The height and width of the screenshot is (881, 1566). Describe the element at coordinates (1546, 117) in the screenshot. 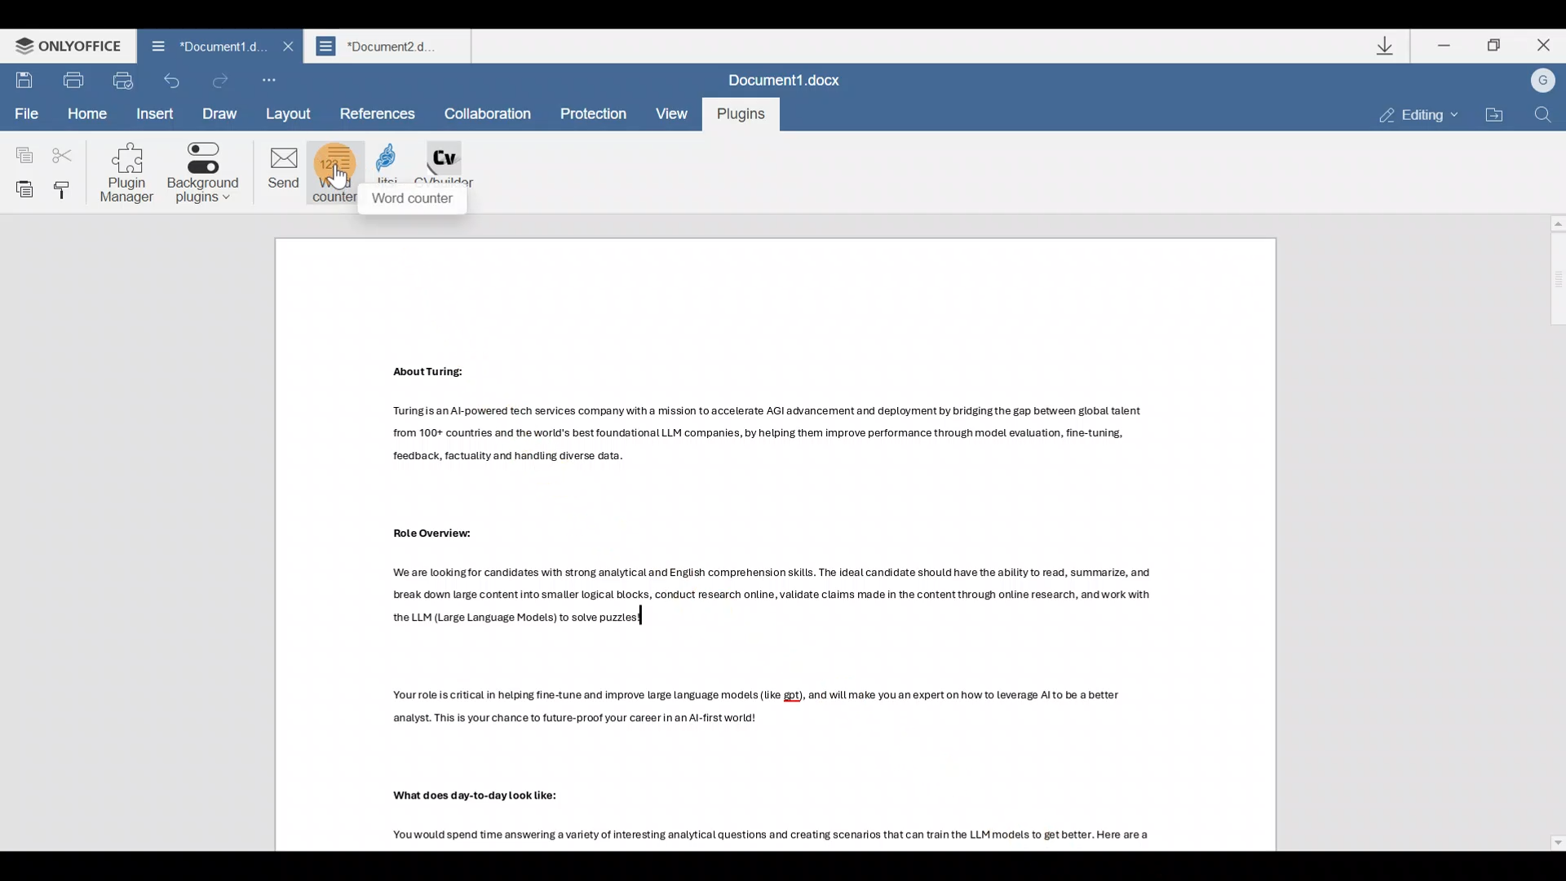

I see `Find` at that location.